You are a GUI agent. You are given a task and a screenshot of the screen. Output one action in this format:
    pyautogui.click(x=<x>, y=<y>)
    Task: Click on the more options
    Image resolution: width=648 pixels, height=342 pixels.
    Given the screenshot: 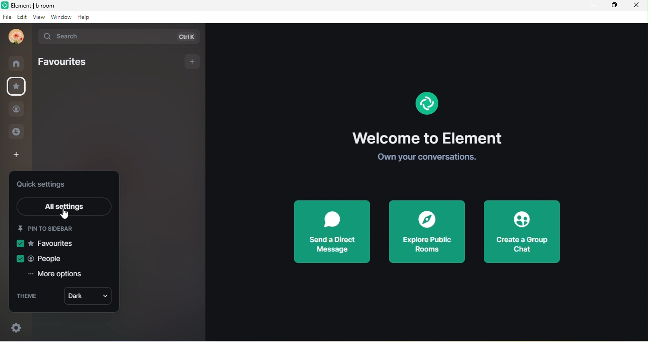 What is the action you would take?
    pyautogui.click(x=56, y=275)
    